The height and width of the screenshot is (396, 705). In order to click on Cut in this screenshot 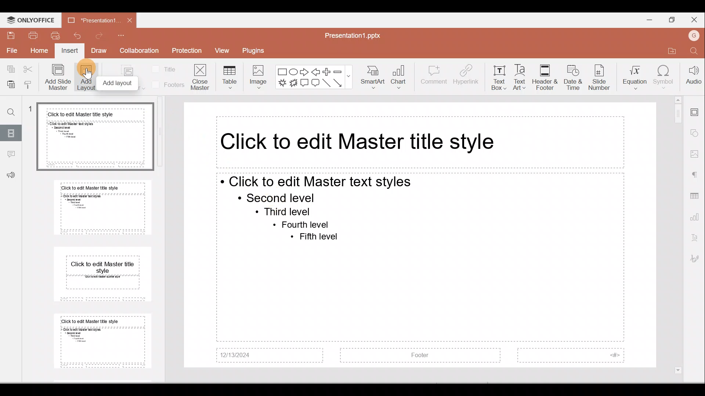, I will do `click(29, 69)`.